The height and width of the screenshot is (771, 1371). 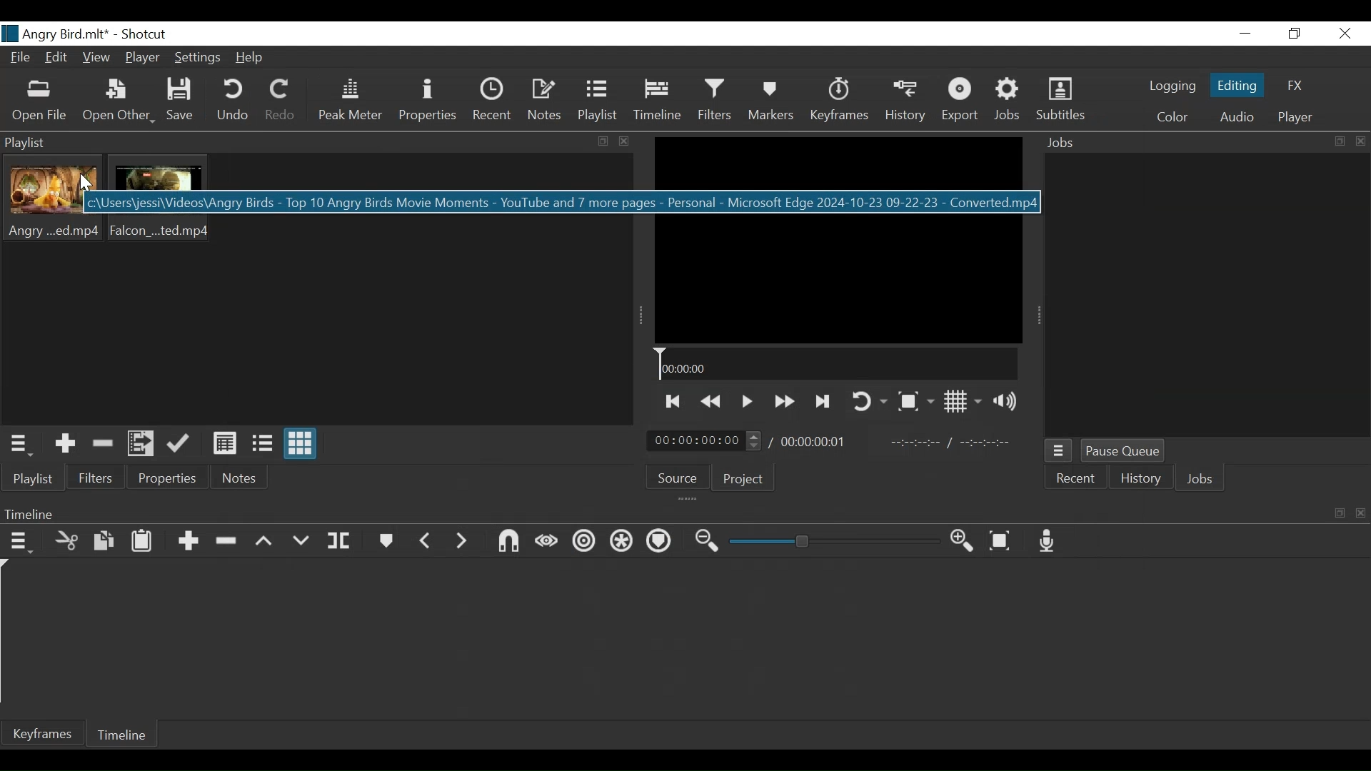 What do you see at coordinates (124, 733) in the screenshot?
I see `Timeline` at bounding box center [124, 733].